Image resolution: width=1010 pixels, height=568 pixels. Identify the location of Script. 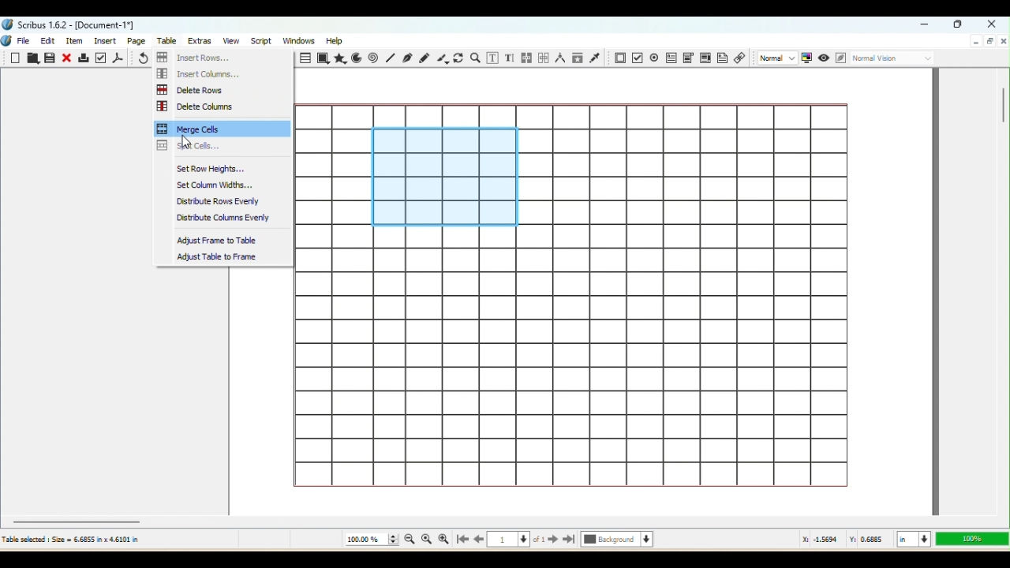
(260, 41).